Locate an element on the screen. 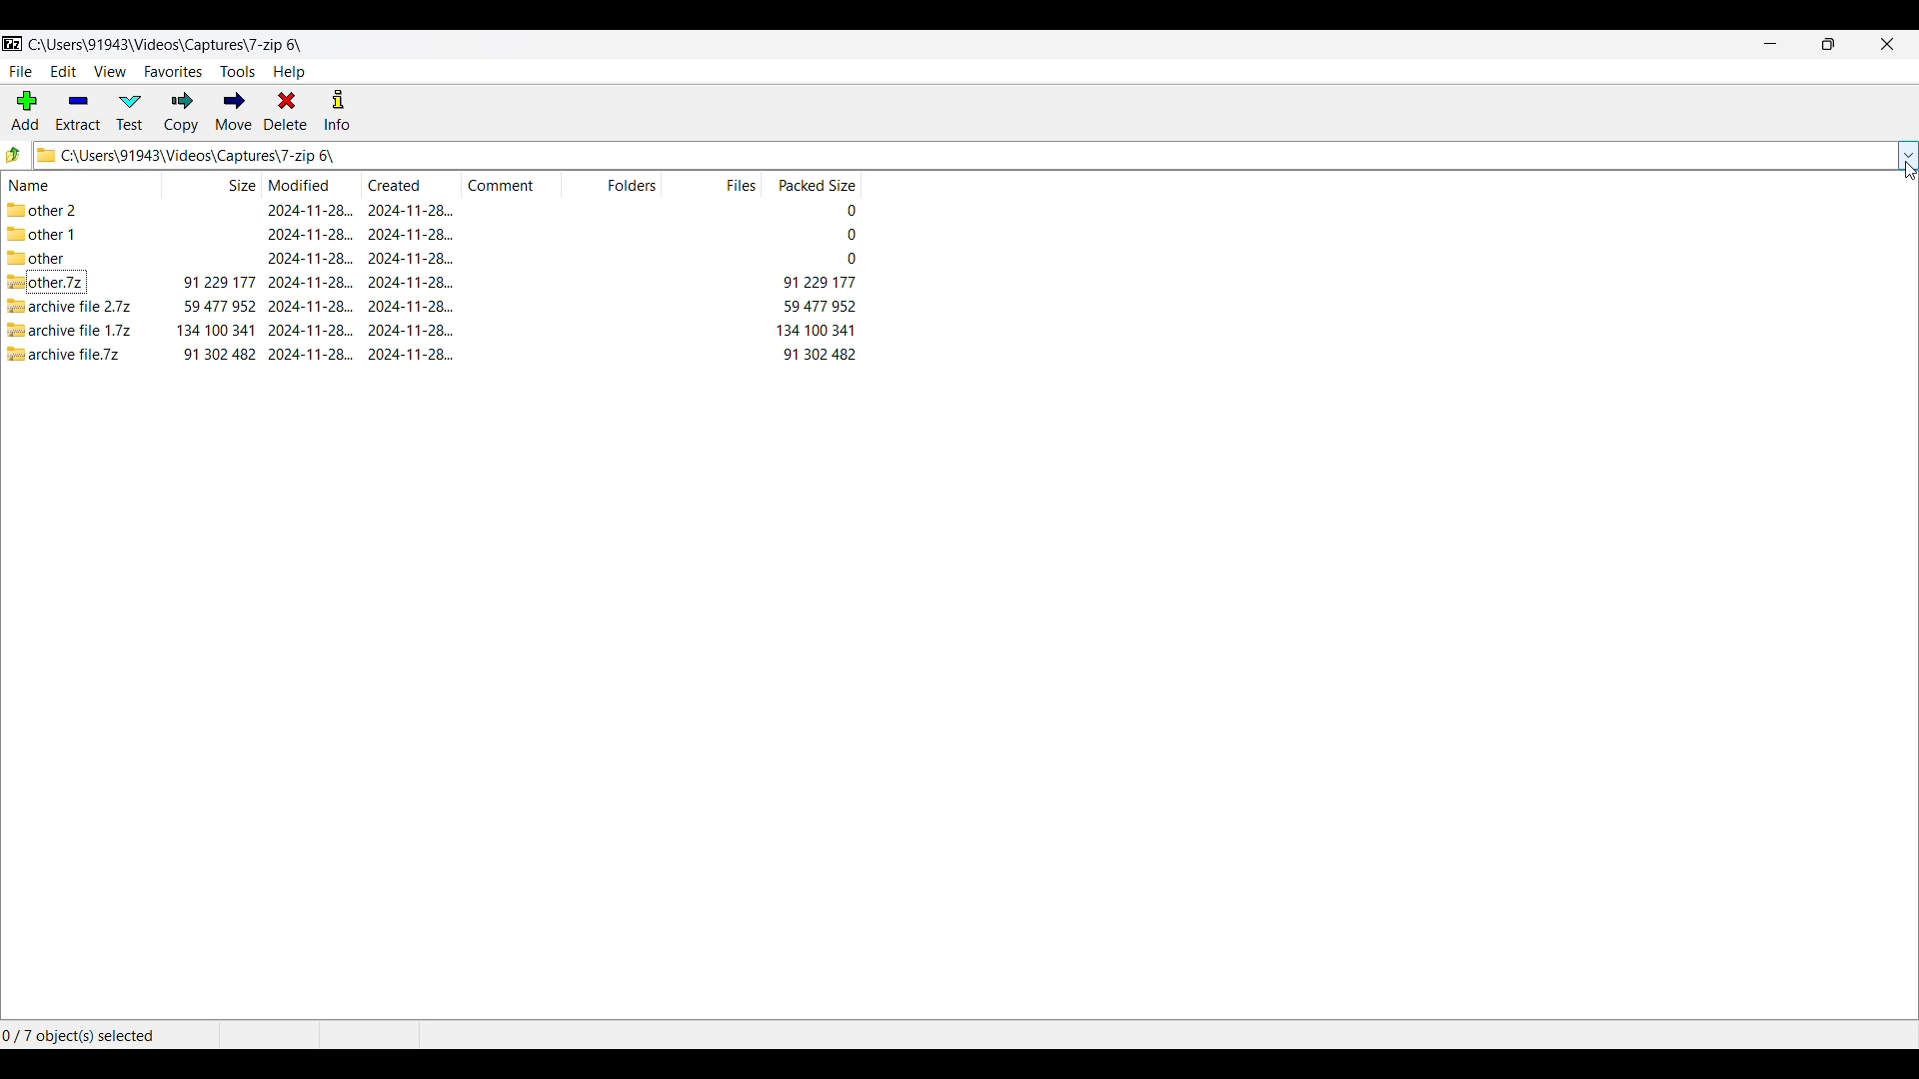 The width and height of the screenshot is (1919, 1079). size is located at coordinates (220, 282).